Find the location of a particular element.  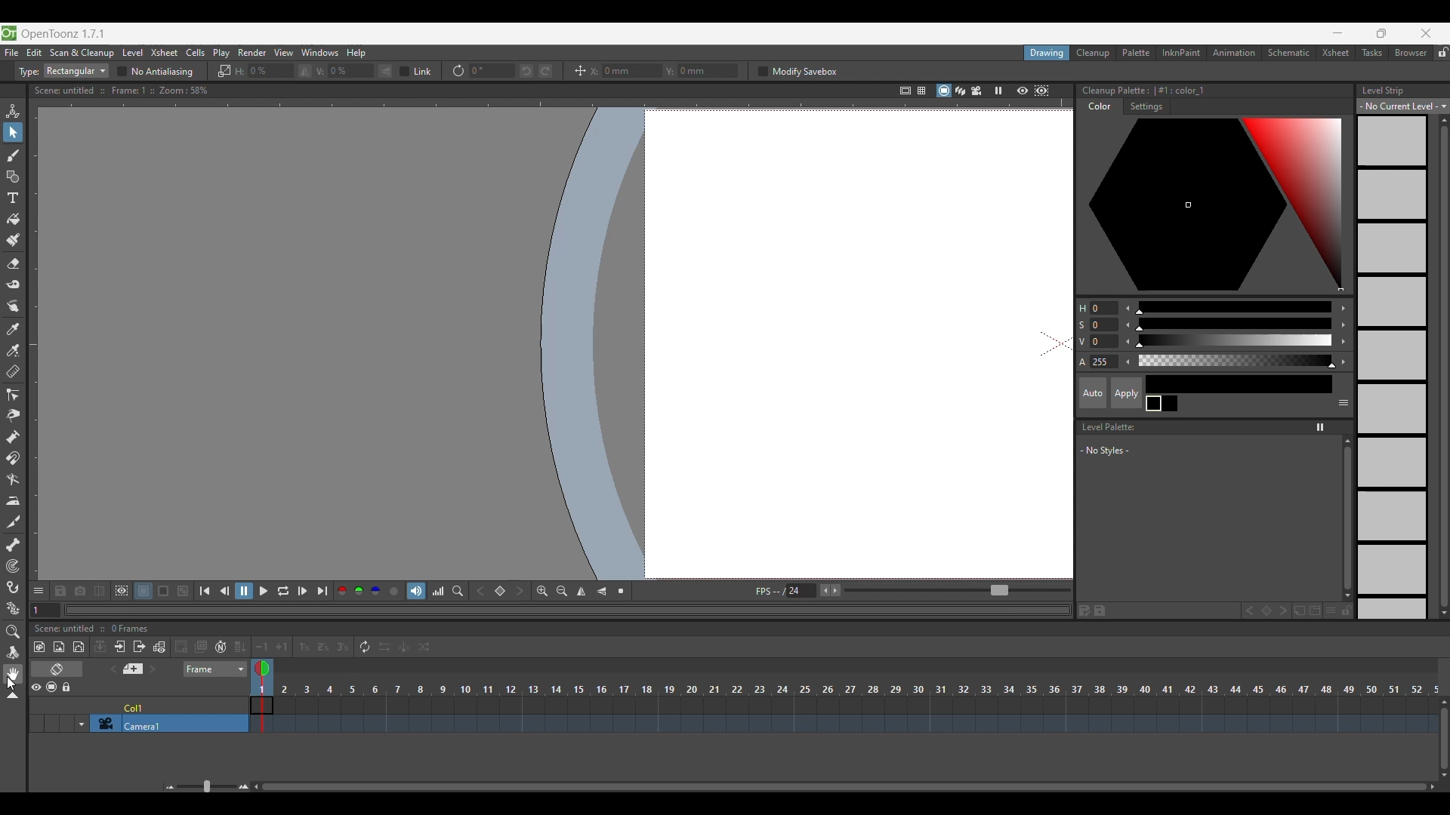

Selection tool is located at coordinates (12, 133).